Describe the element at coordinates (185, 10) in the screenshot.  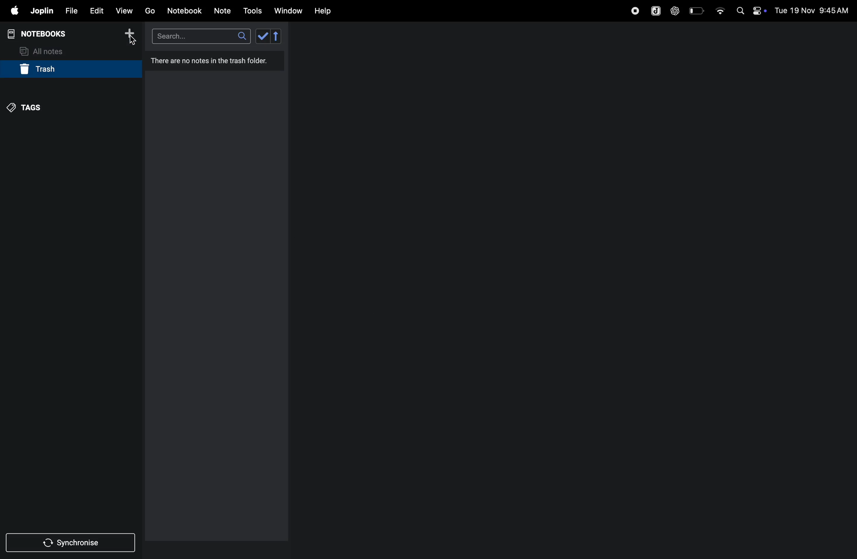
I see `notebook` at that location.